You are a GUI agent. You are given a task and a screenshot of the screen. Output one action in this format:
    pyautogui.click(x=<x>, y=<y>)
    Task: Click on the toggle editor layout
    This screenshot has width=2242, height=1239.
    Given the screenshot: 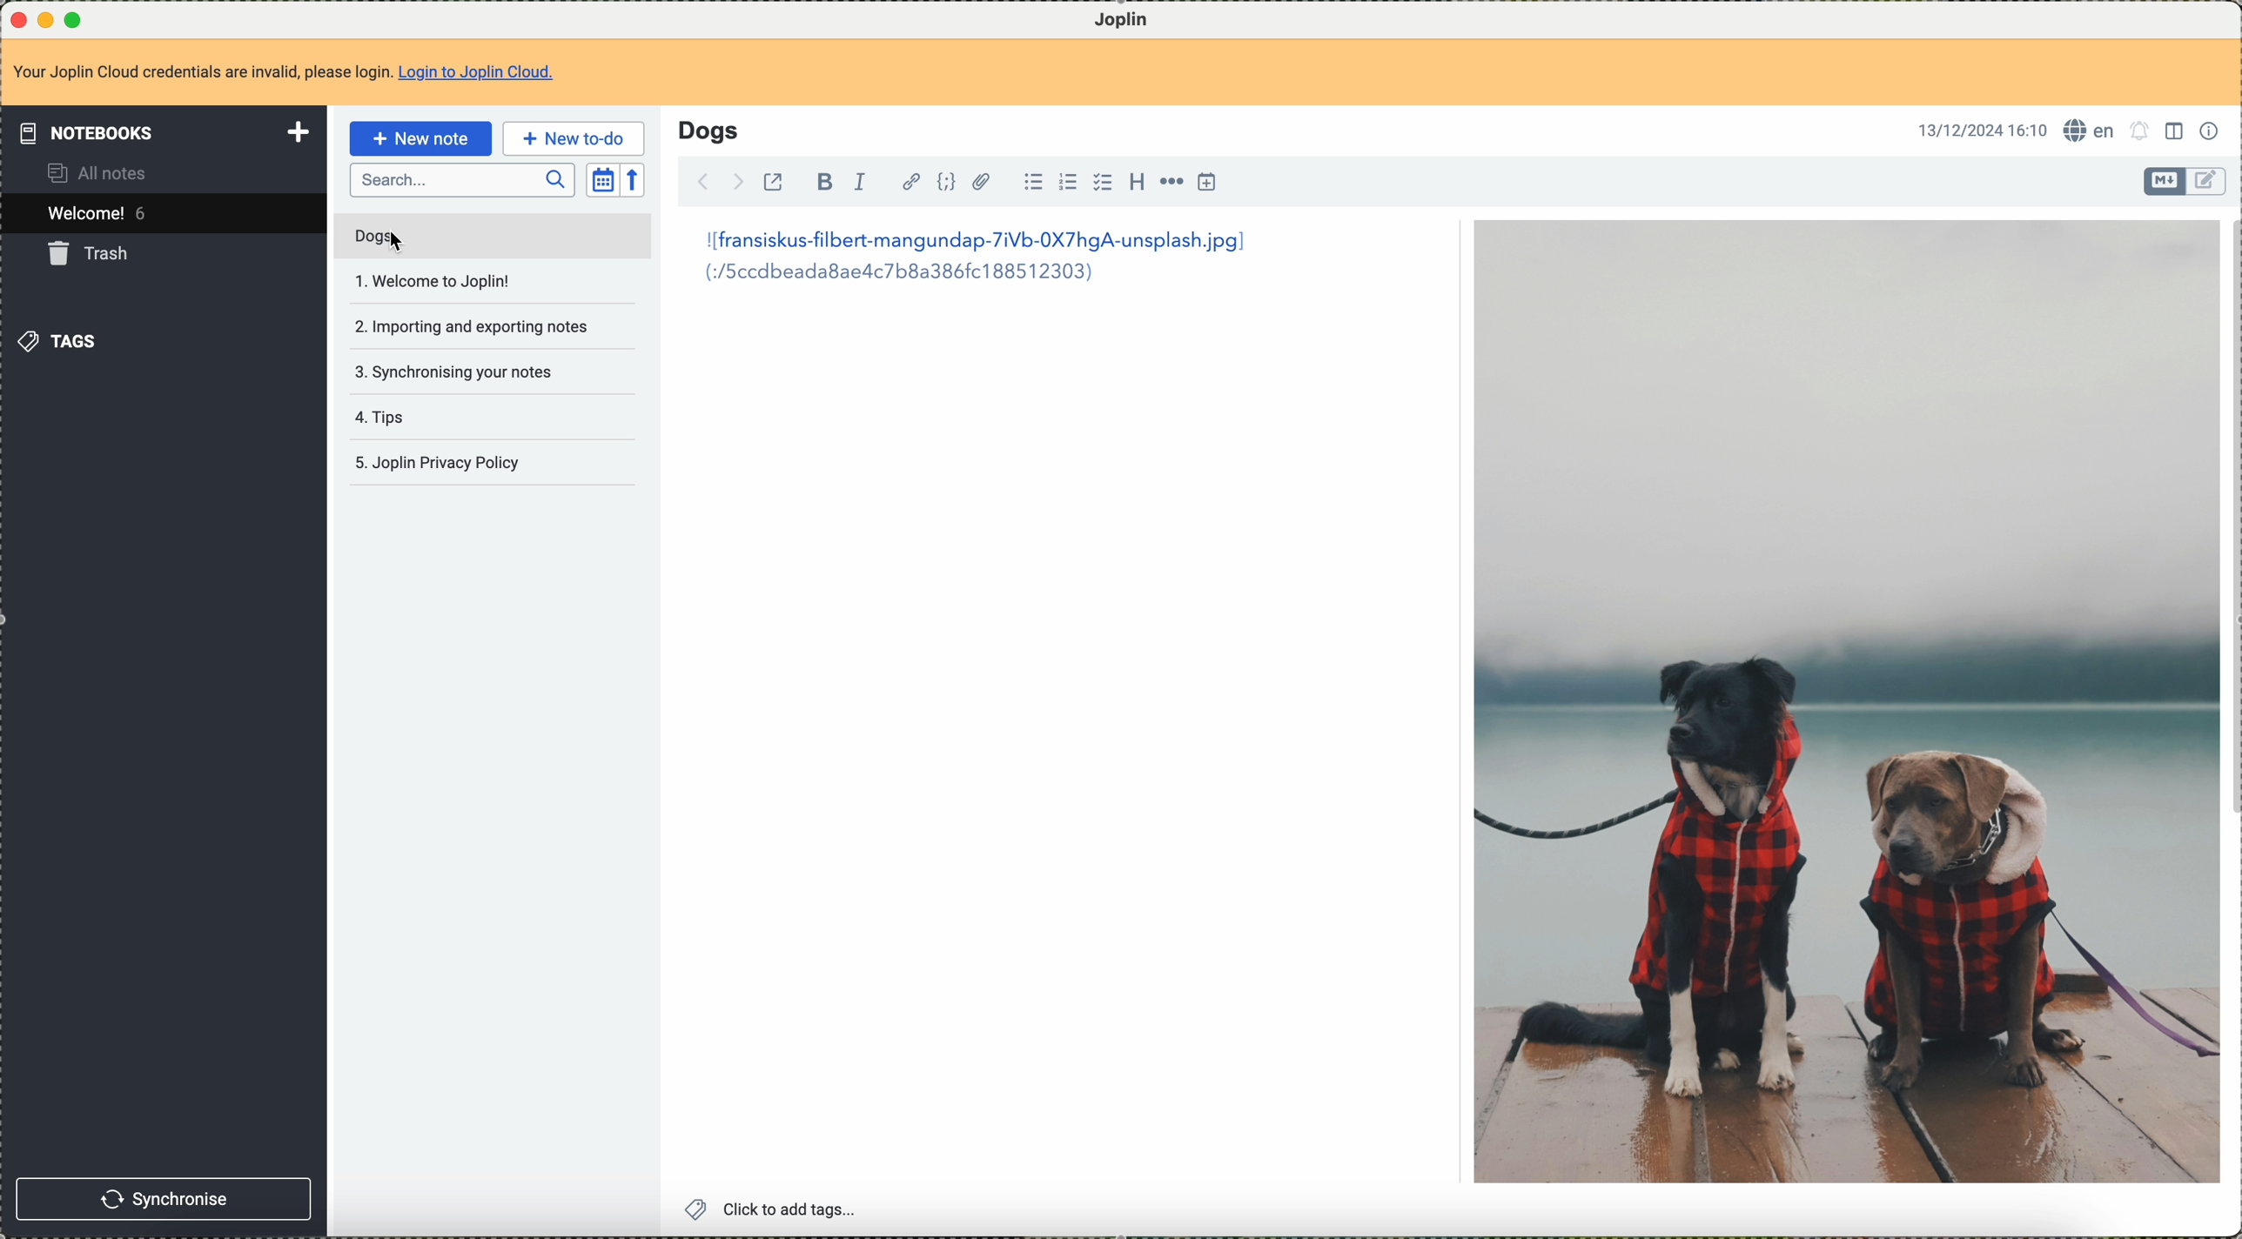 What is the action you would take?
    pyautogui.click(x=2178, y=131)
    